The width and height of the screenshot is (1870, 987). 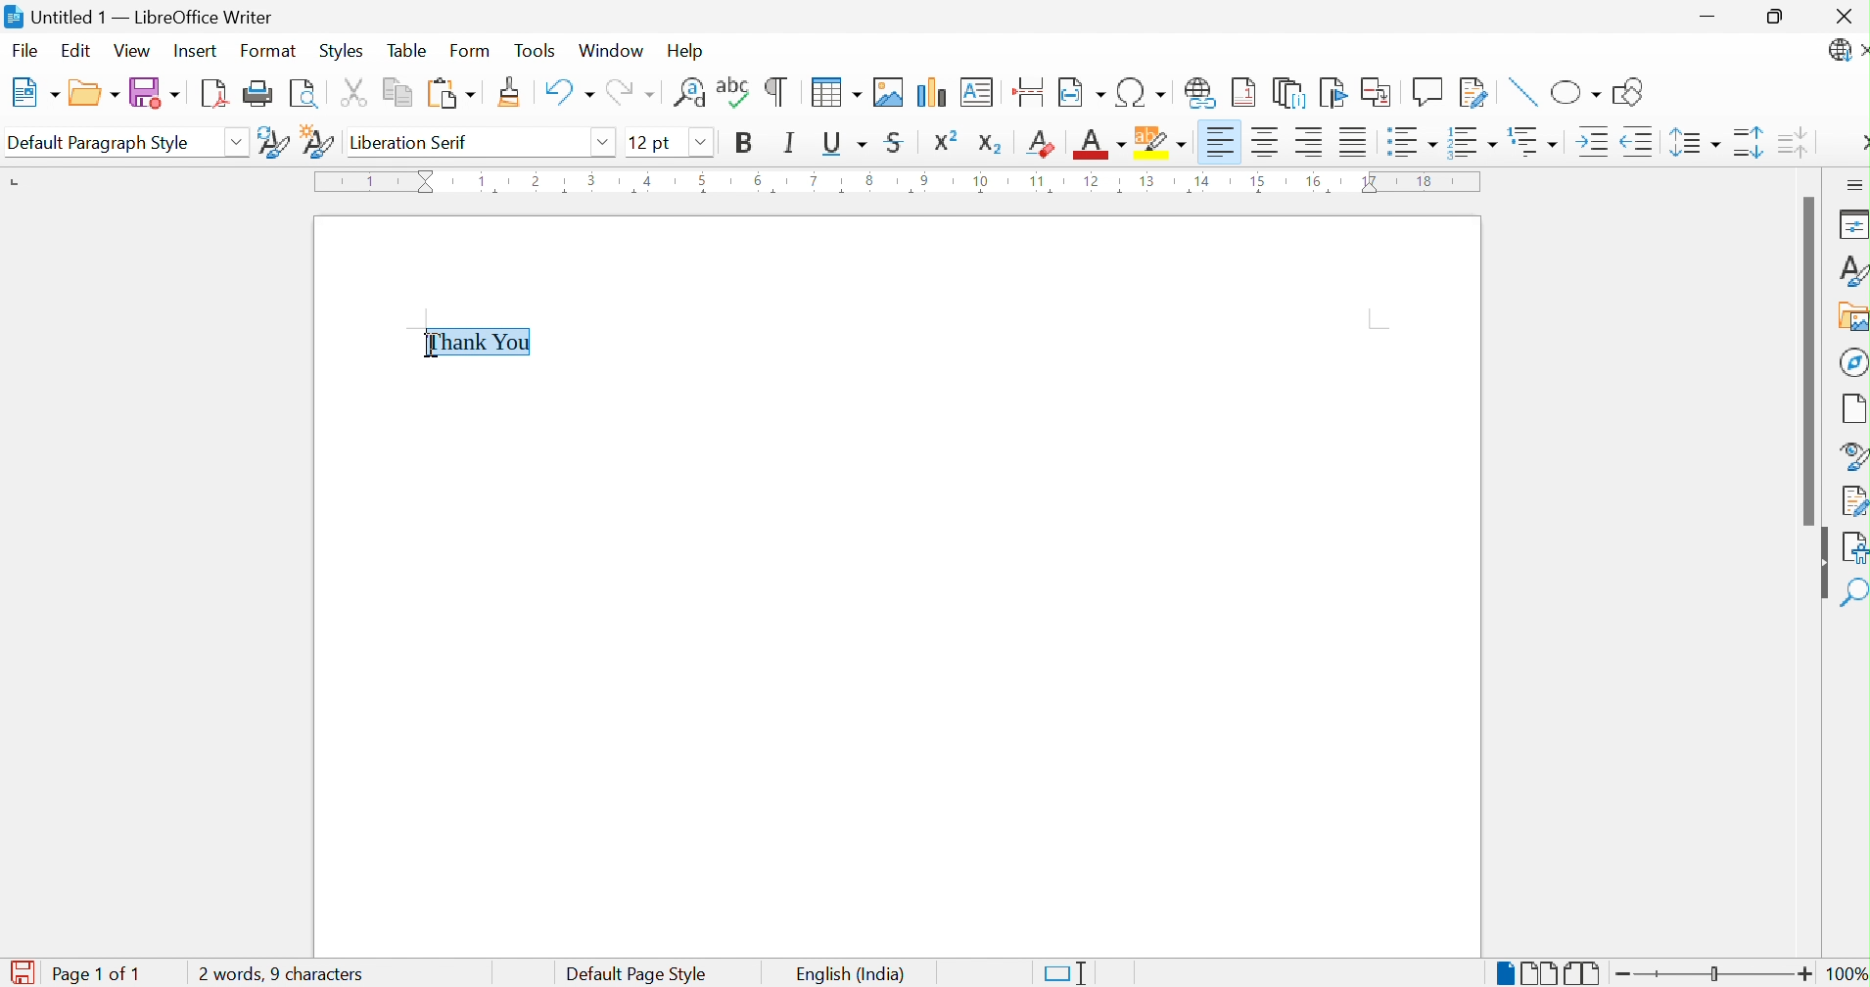 I want to click on Ruler, so click(x=895, y=184).